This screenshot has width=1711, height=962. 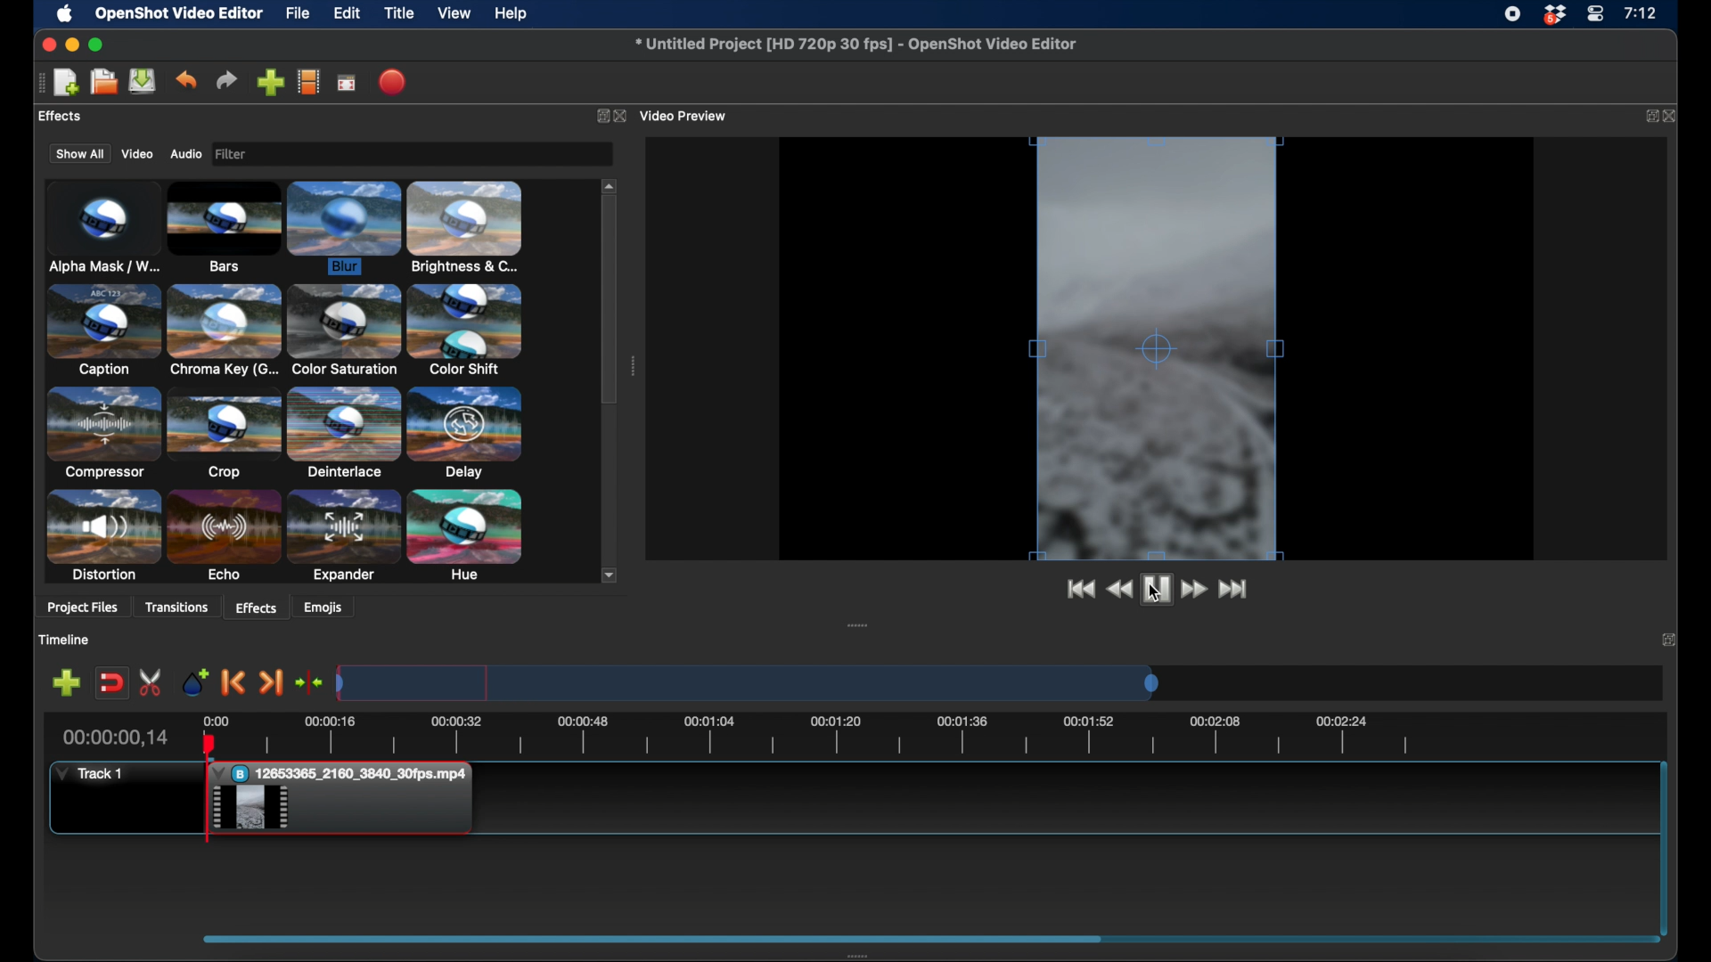 I want to click on project files, so click(x=76, y=117).